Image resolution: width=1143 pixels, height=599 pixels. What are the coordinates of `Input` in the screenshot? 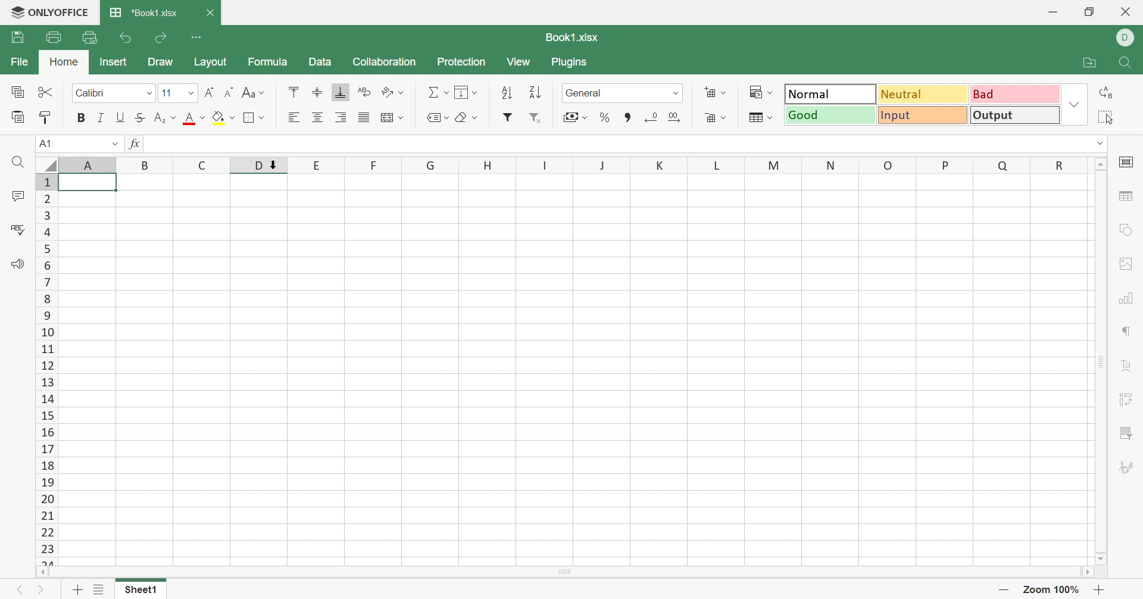 It's located at (923, 115).